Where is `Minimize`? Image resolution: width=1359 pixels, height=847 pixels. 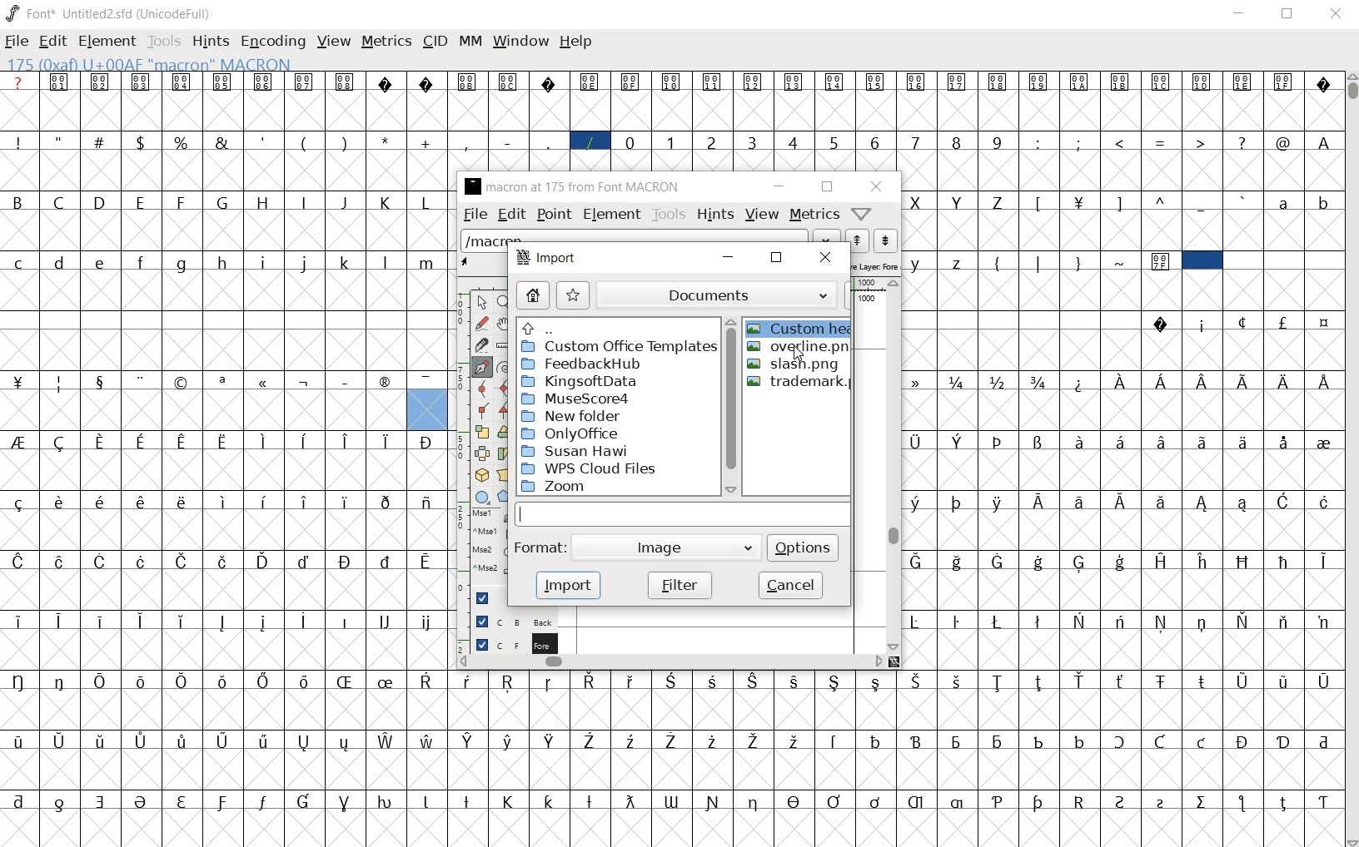 Minimize is located at coordinates (1240, 15).